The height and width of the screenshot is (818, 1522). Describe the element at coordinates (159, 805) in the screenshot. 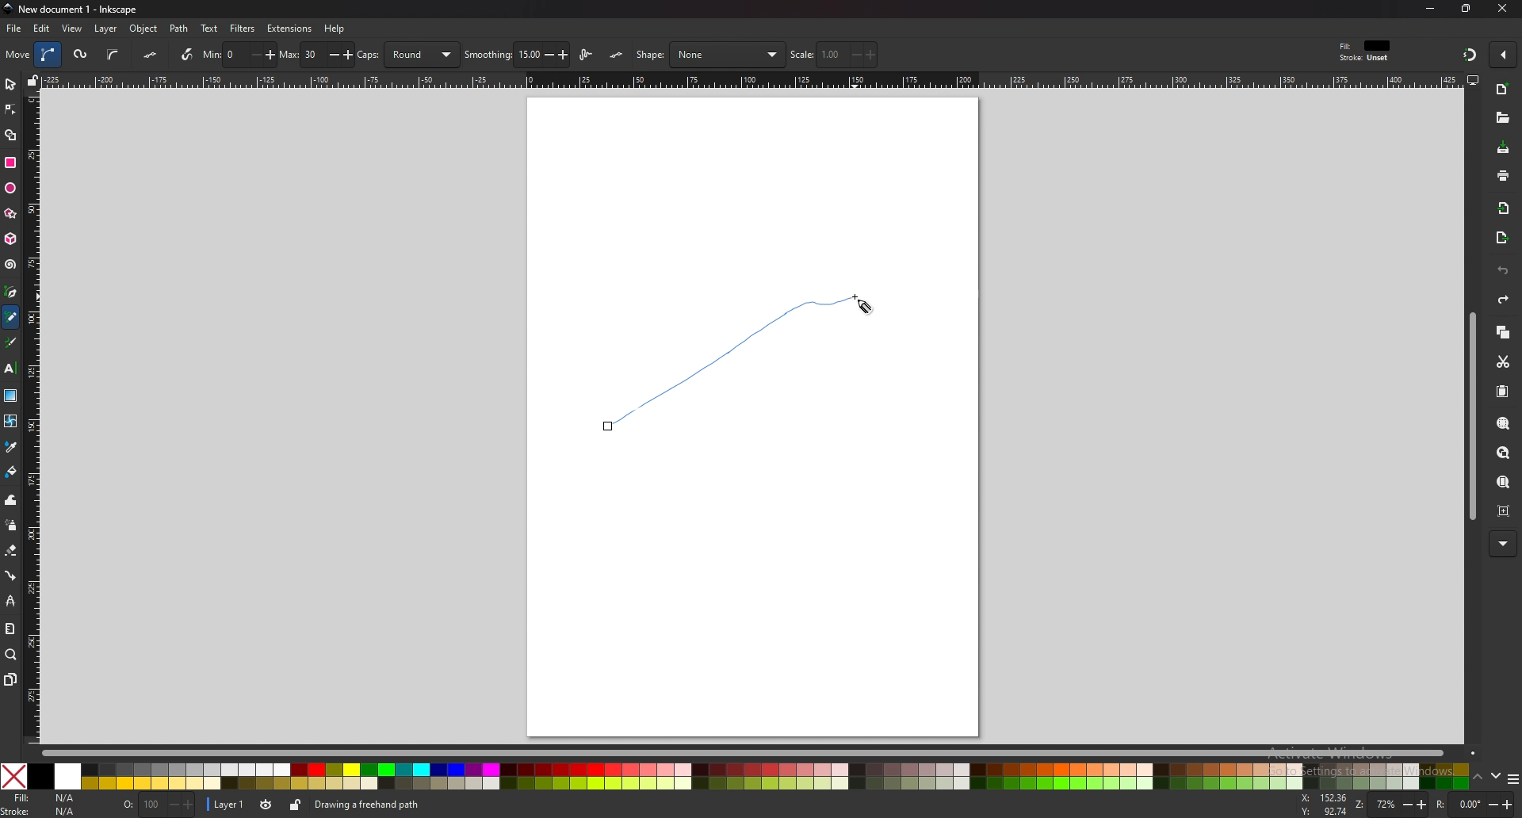

I see `opacity` at that location.